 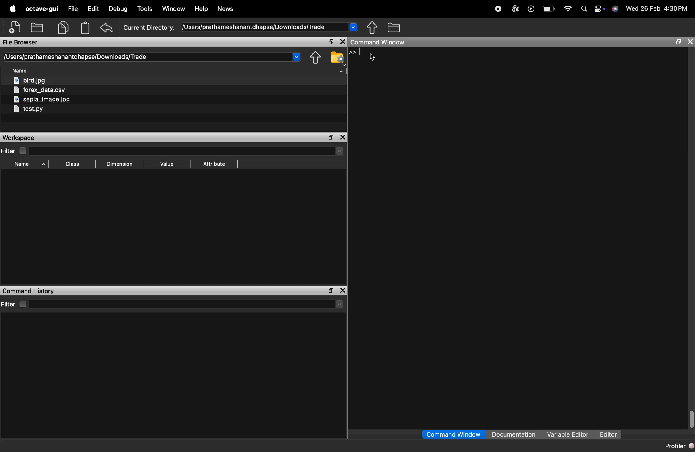 I want to click on Documentation, so click(x=514, y=434).